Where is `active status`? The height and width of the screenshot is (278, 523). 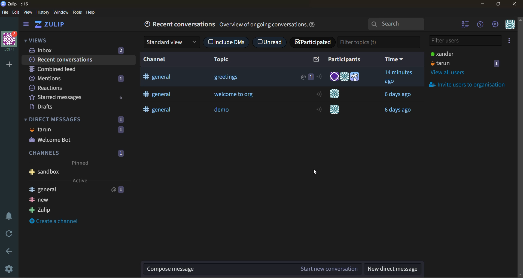 active status is located at coordinates (320, 76).